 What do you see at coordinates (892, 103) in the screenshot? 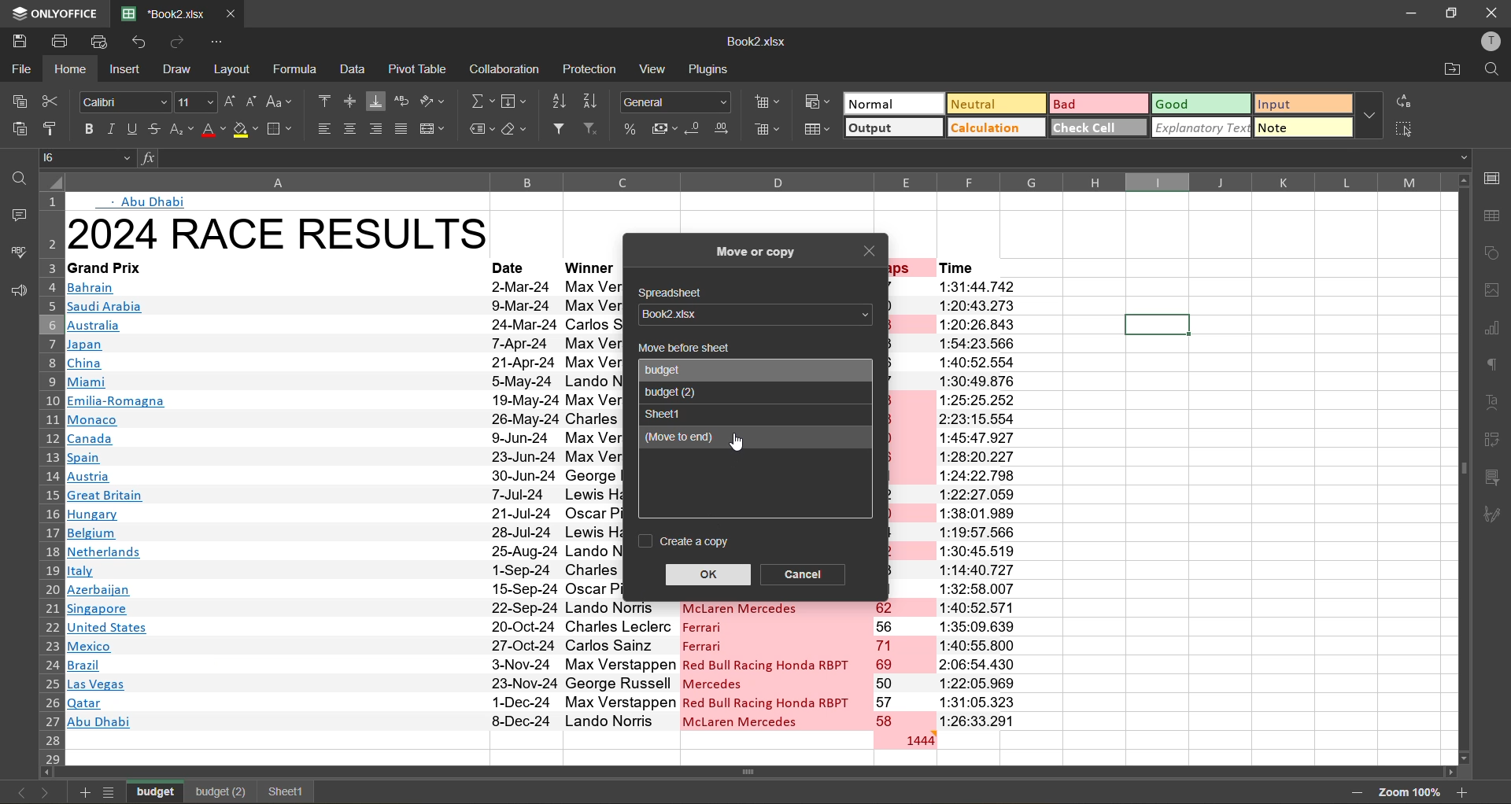
I see `normal` at bounding box center [892, 103].